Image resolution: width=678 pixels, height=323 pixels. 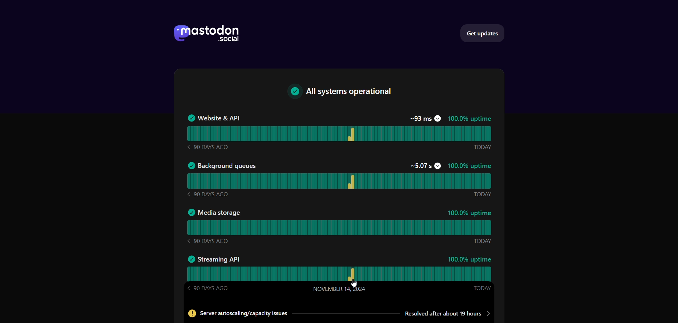 I want to click on 90 days ago, so click(x=208, y=194).